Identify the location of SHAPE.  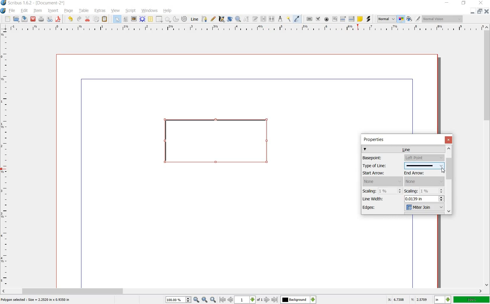
(159, 19).